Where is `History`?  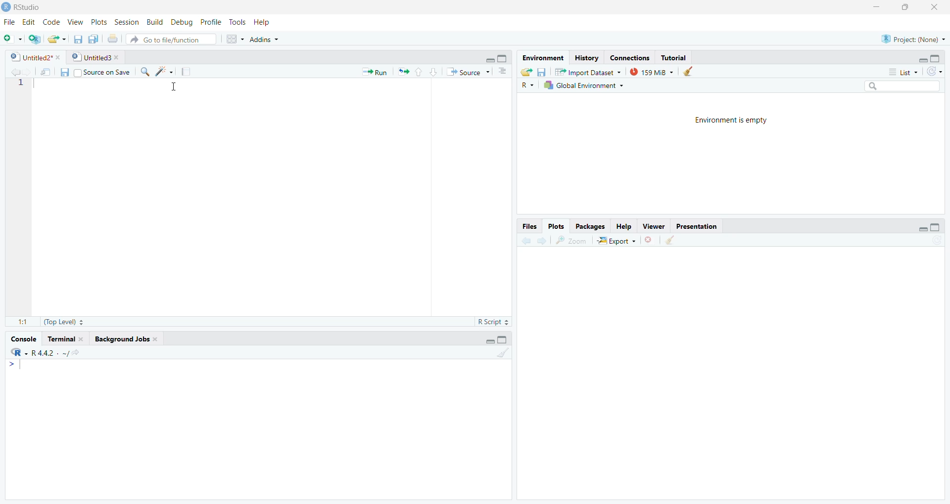 History is located at coordinates (587, 58).